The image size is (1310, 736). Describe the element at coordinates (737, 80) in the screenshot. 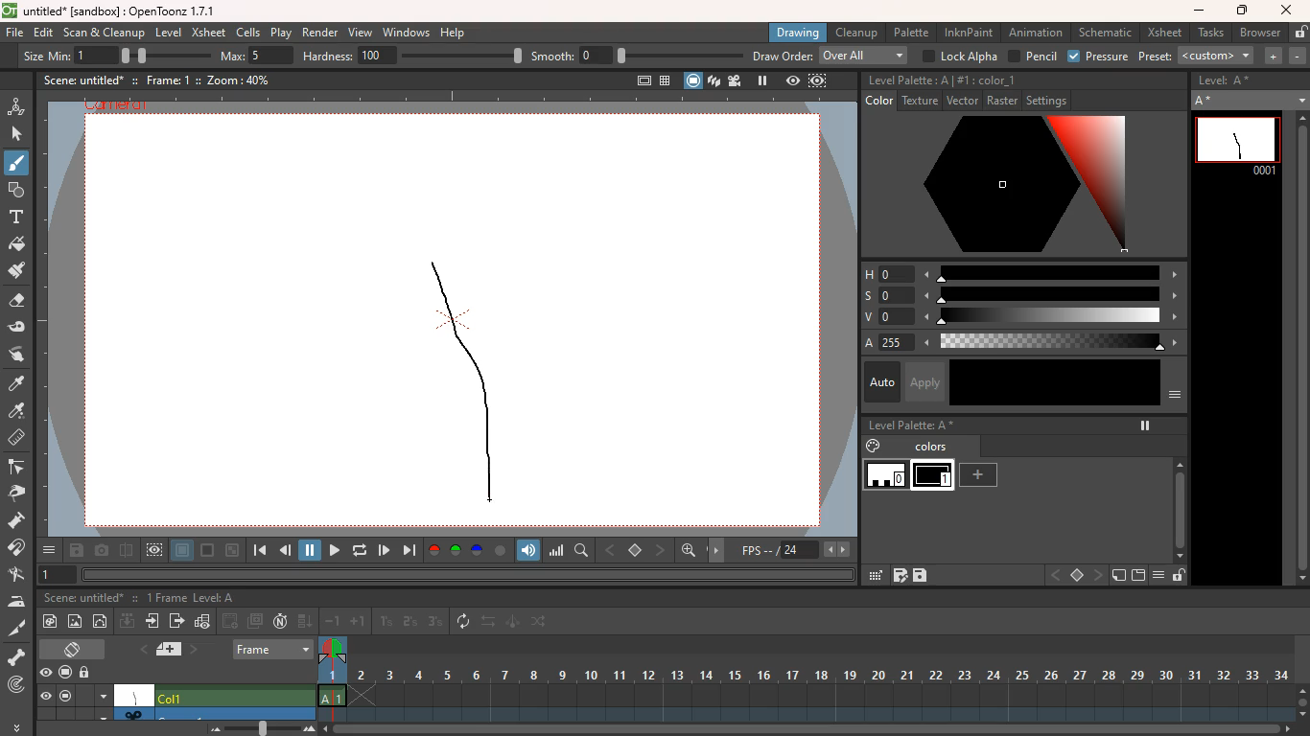

I see `film` at that location.